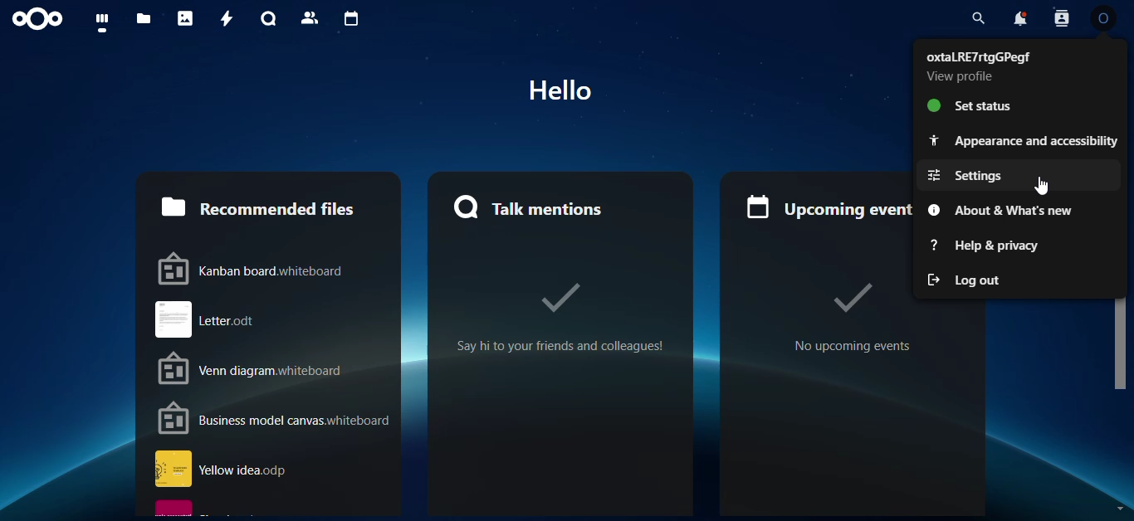 The width and height of the screenshot is (1134, 521). Describe the element at coordinates (1021, 17) in the screenshot. I see `notification` at that location.